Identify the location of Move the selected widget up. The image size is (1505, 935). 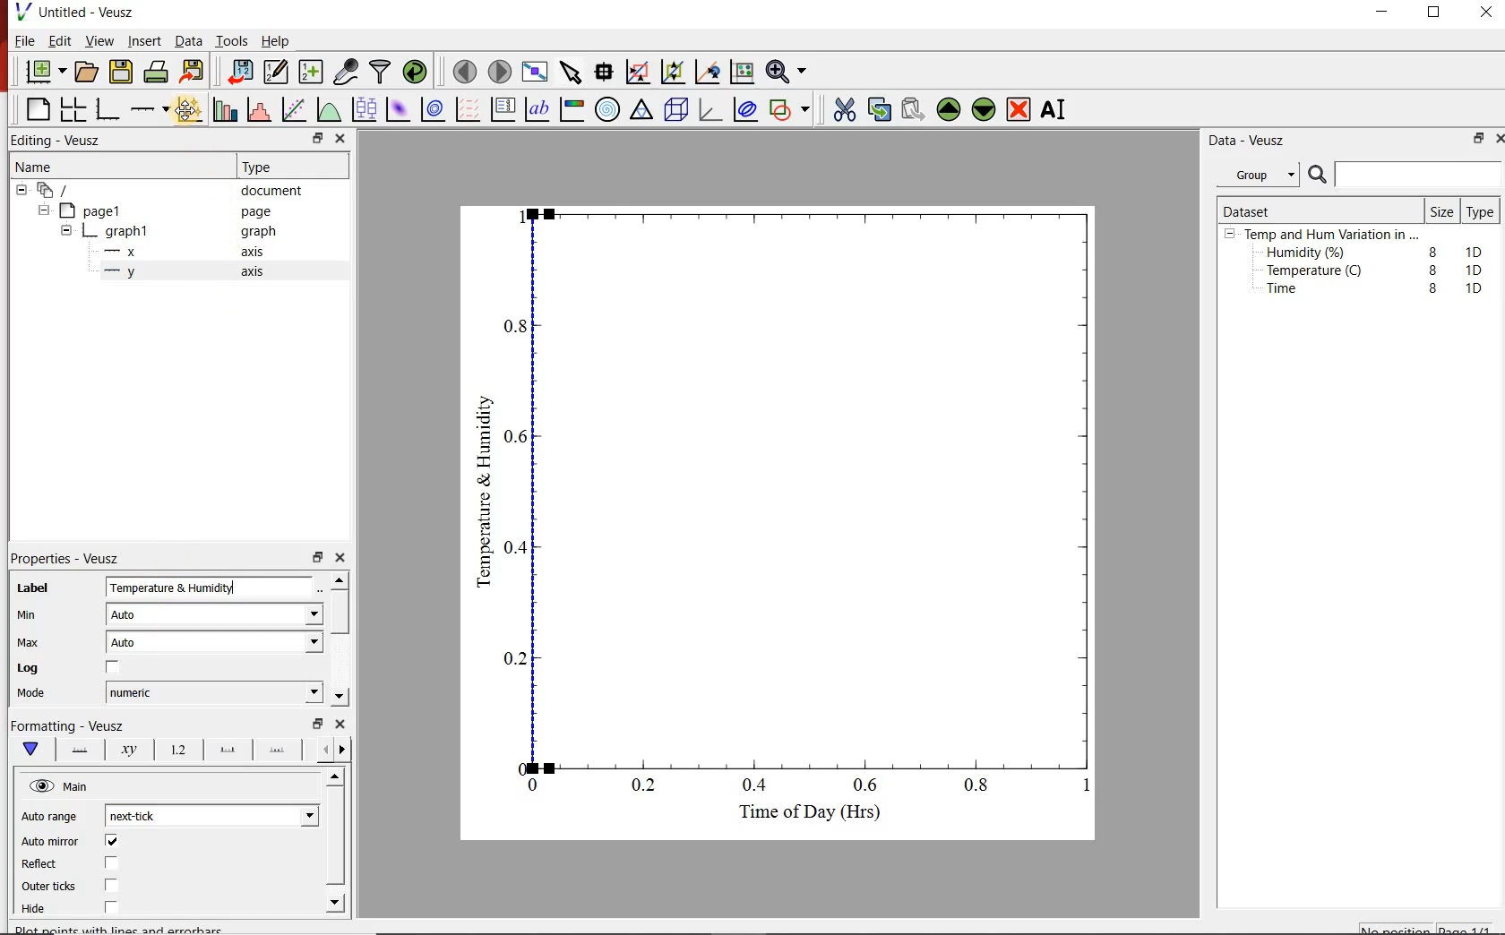
(950, 107).